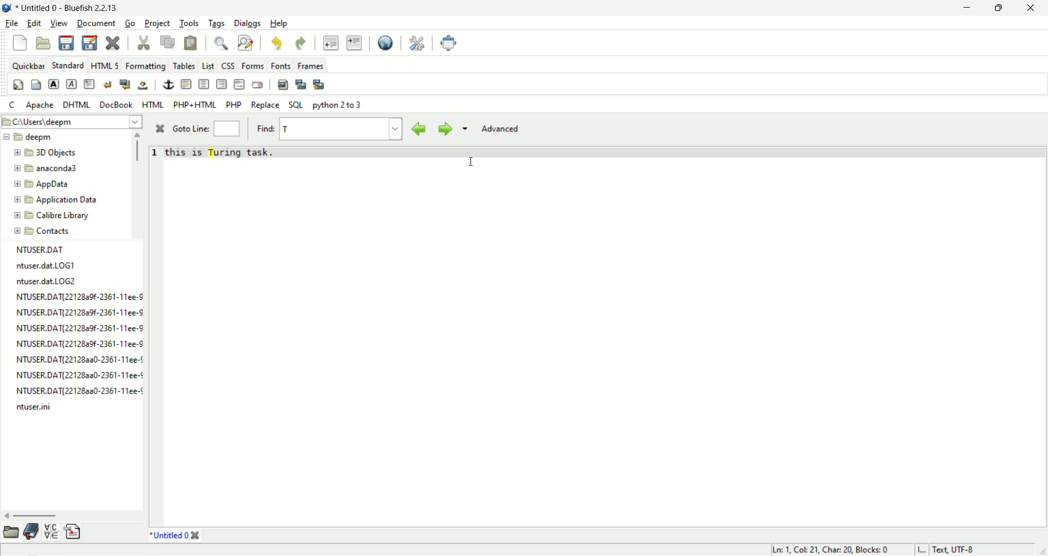  What do you see at coordinates (354, 43) in the screenshot?
I see `indent` at bounding box center [354, 43].